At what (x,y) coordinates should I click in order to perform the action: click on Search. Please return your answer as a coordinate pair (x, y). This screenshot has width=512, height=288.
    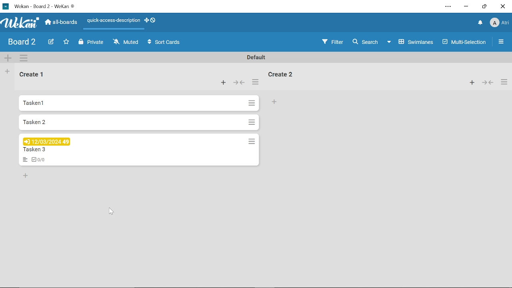
    Looking at the image, I should click on (370, 41).